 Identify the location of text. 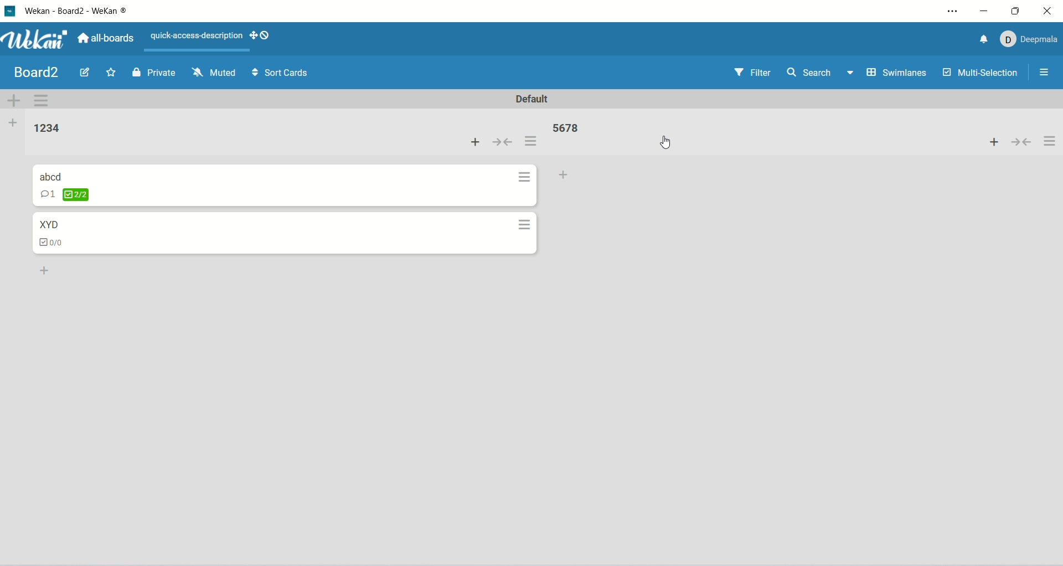
(197, 36).